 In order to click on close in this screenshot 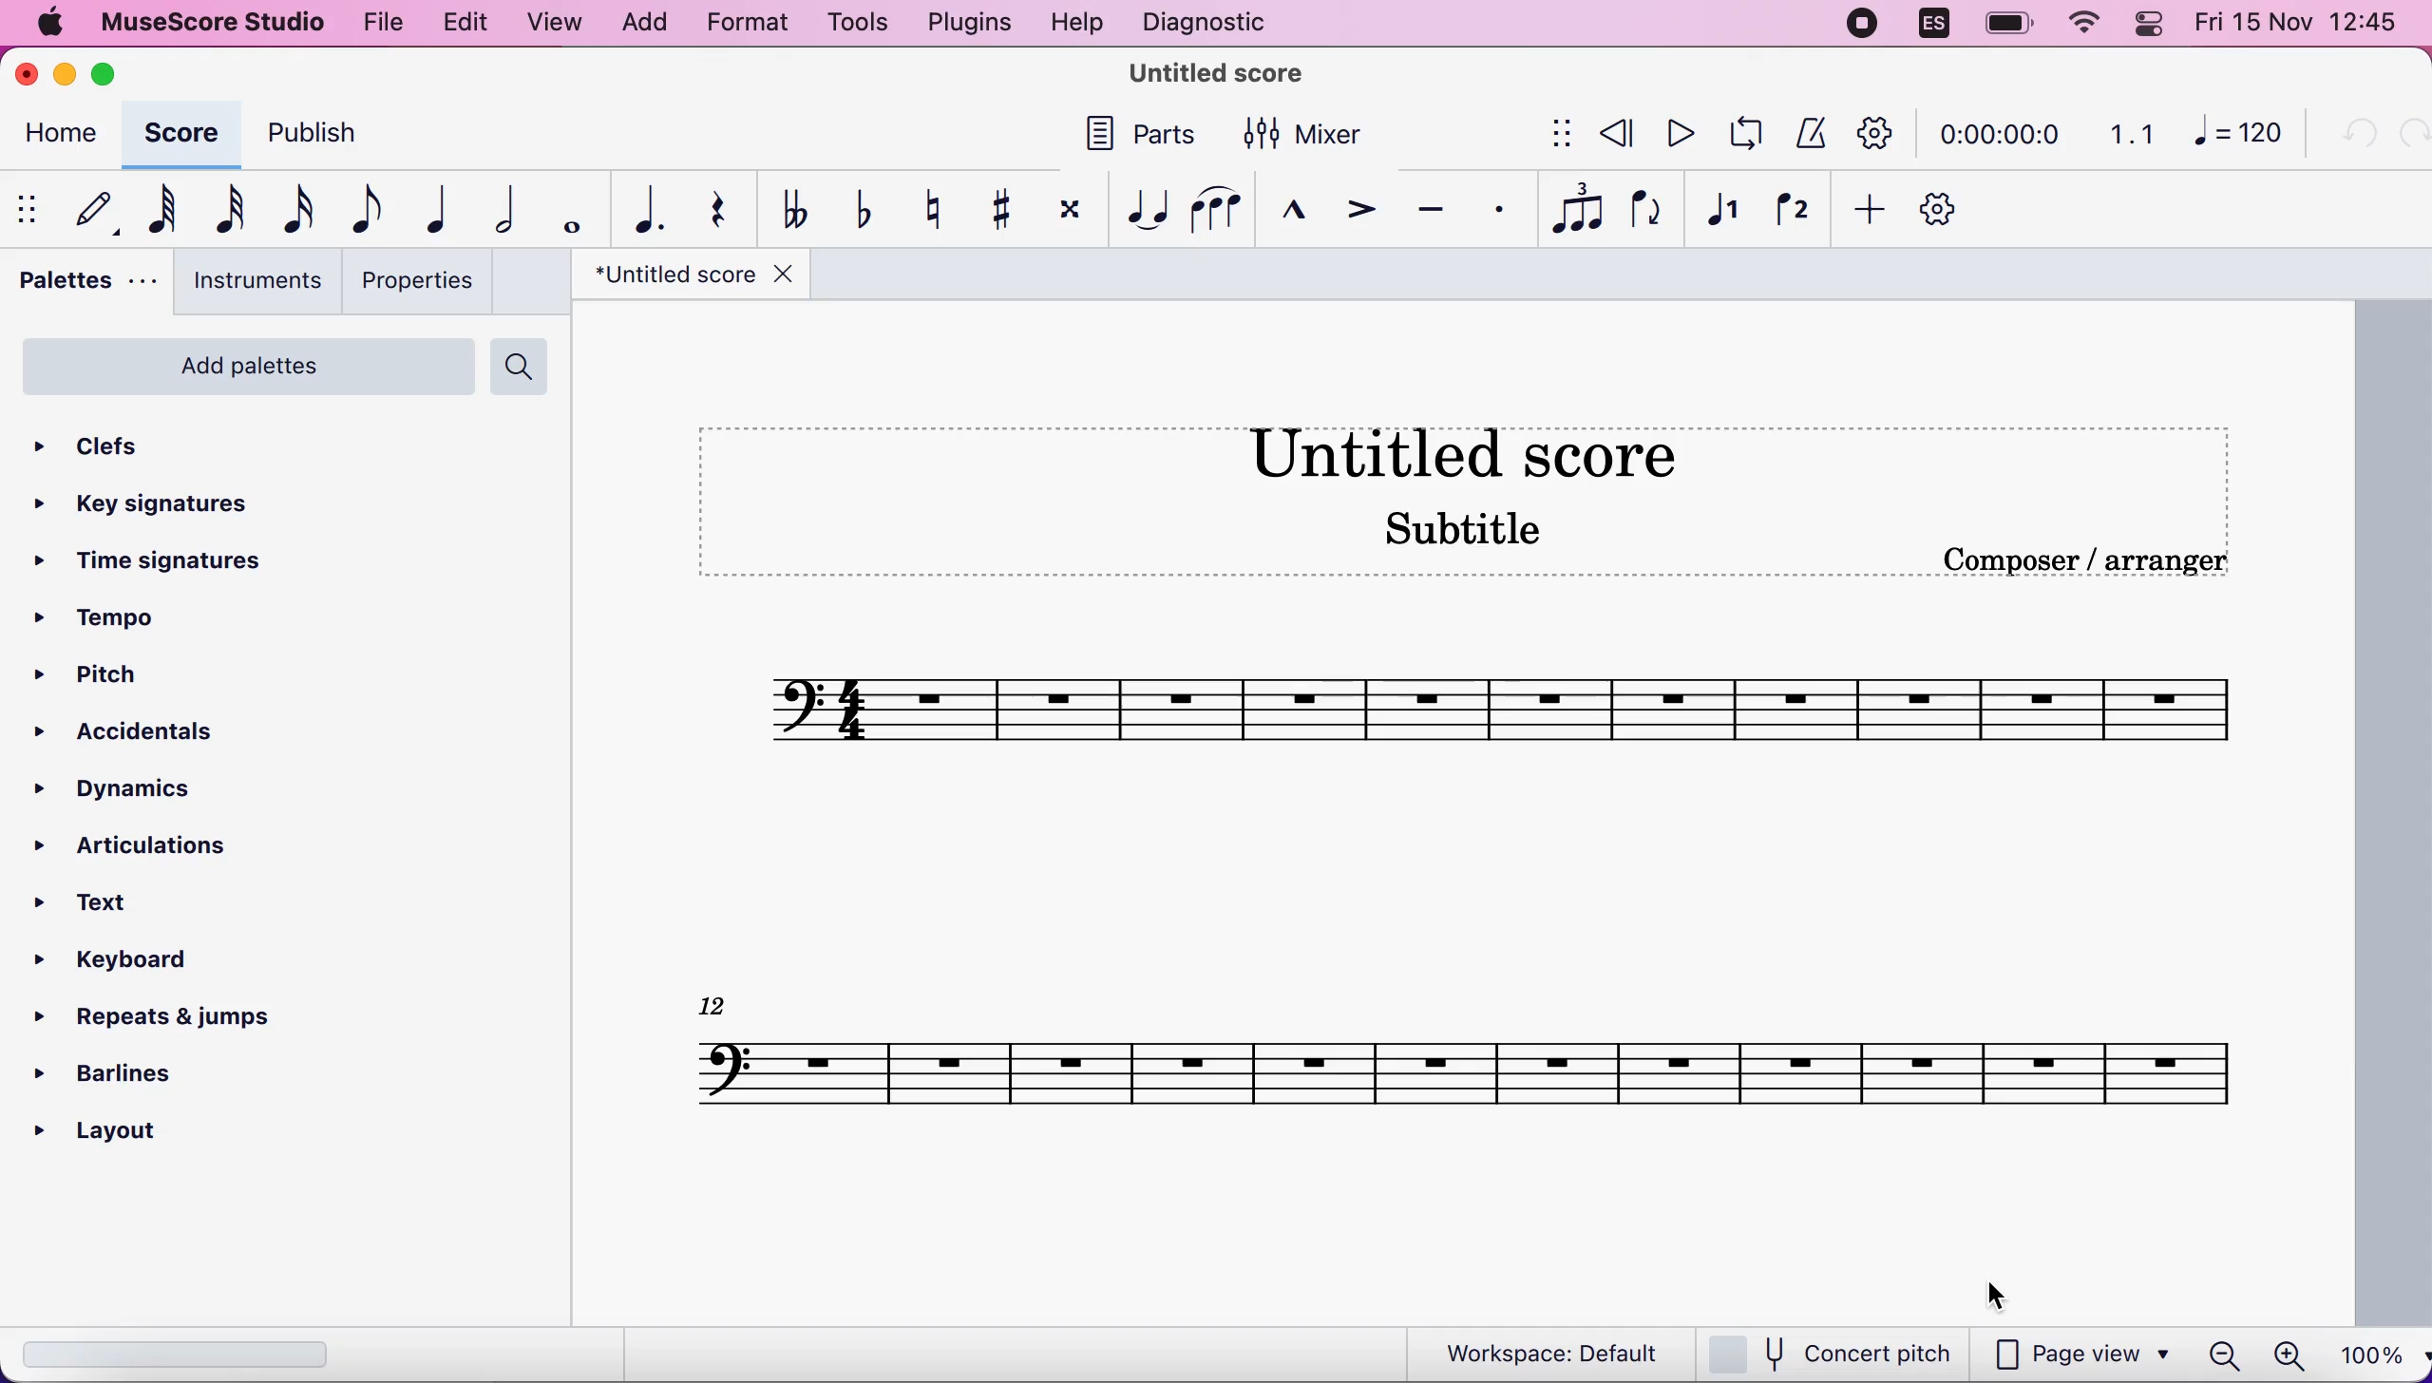, I will do `click(28, 73)`.